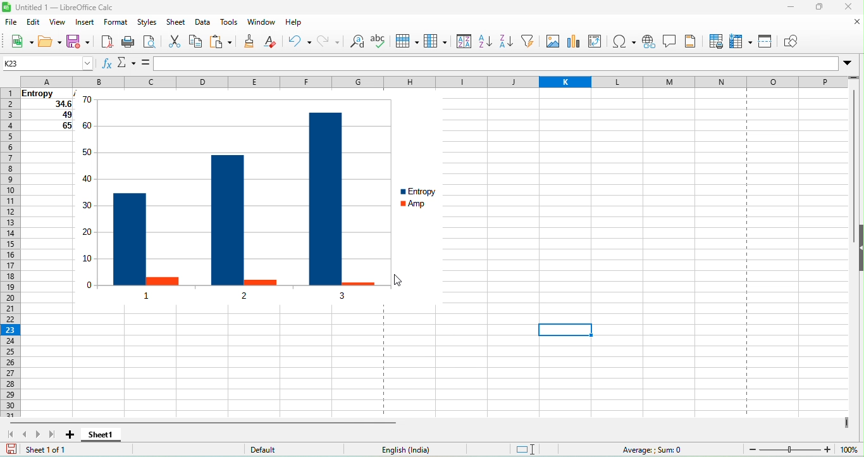 This screenshot has width=864, height=457. I want to click on help, so click(300, 23).